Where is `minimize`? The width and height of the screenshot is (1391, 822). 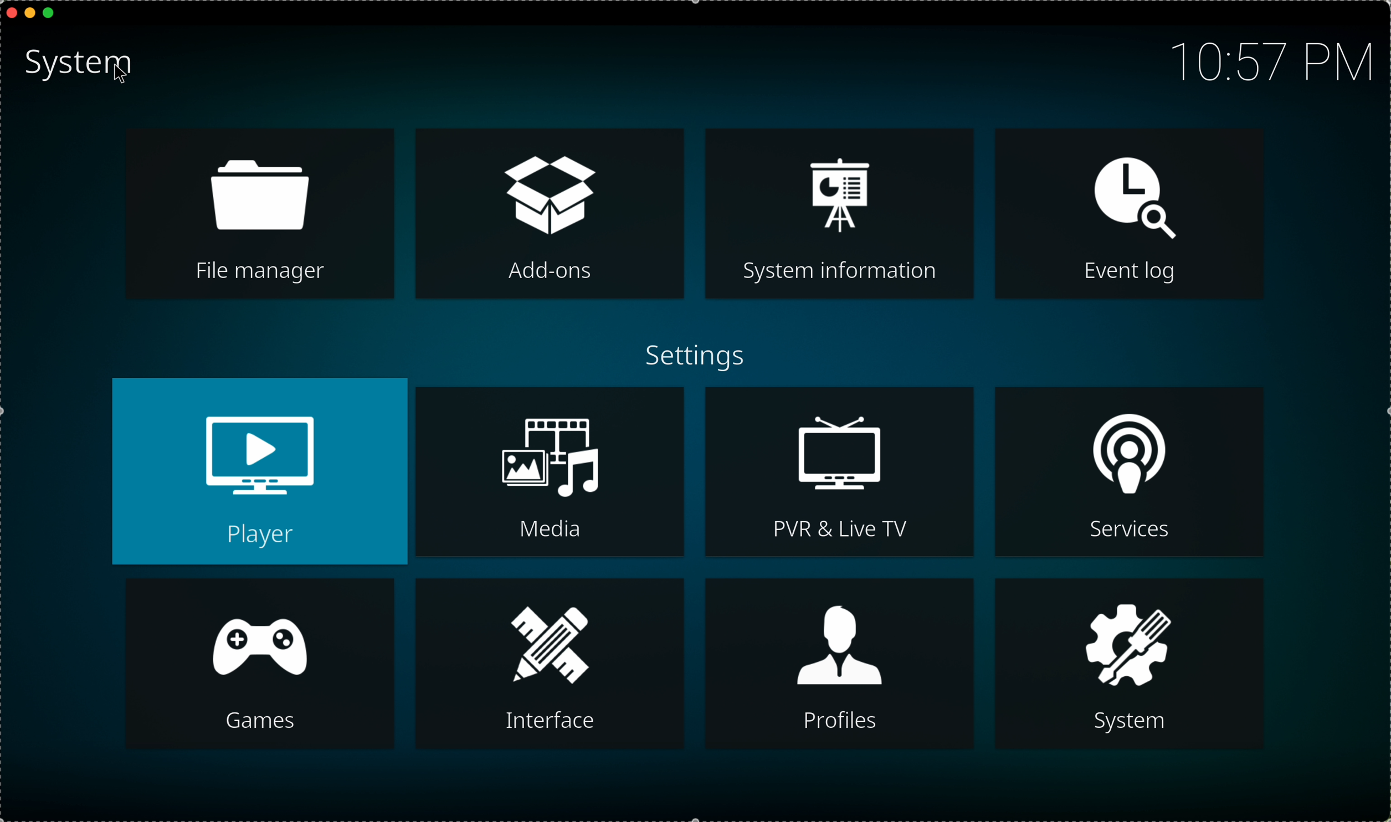
minimize is located at coordinates (30, 16).